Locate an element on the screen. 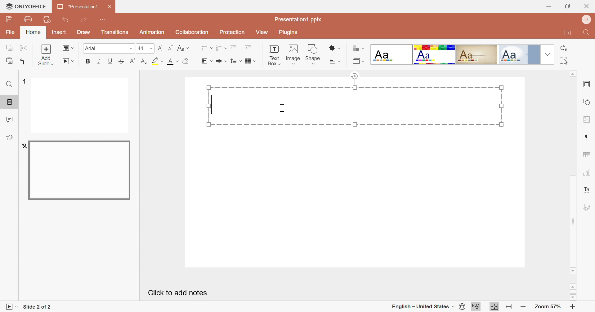 The height and width of the screenshot is (312, 595). Add slide is located at coordinates (46, 49).